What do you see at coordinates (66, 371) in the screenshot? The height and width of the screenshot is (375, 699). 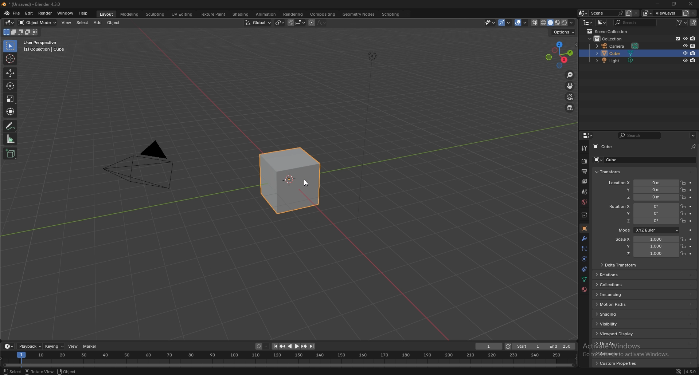 I see `object` at bounding box center [66, 371].